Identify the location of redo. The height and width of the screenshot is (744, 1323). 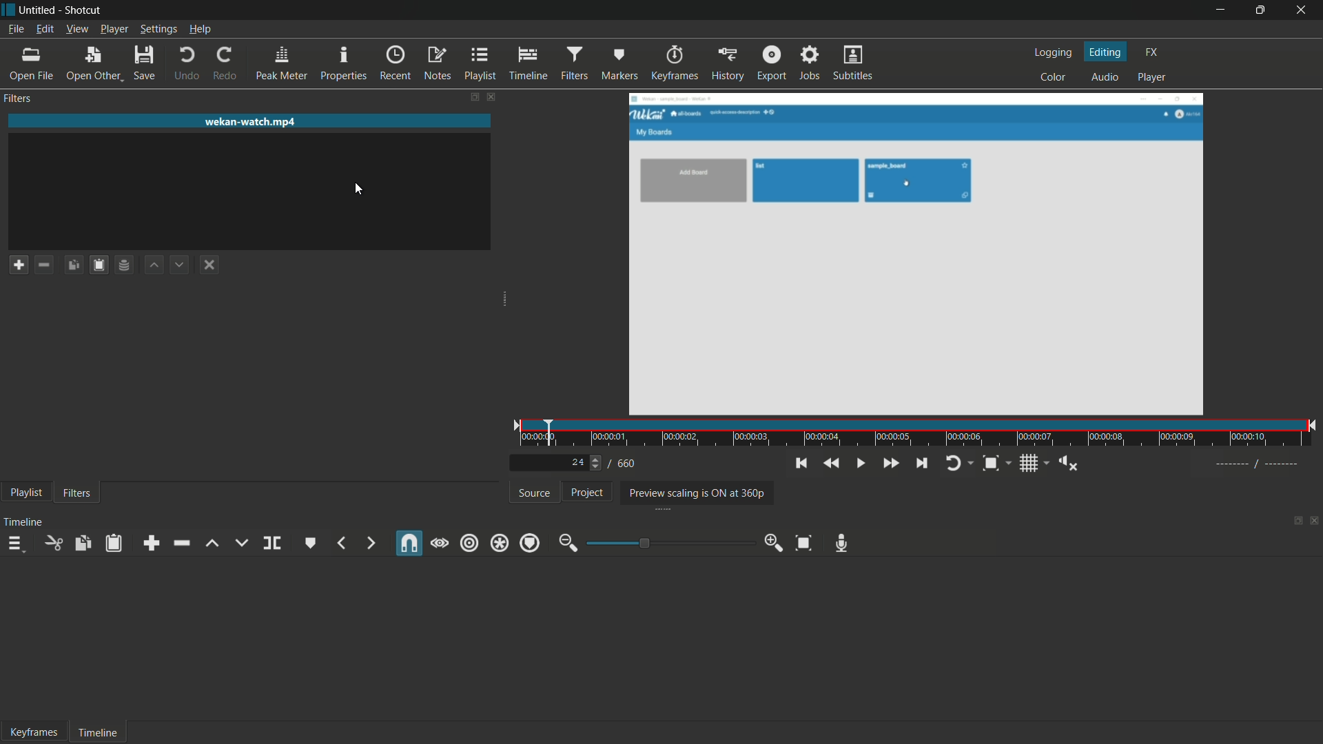
(228, 63).